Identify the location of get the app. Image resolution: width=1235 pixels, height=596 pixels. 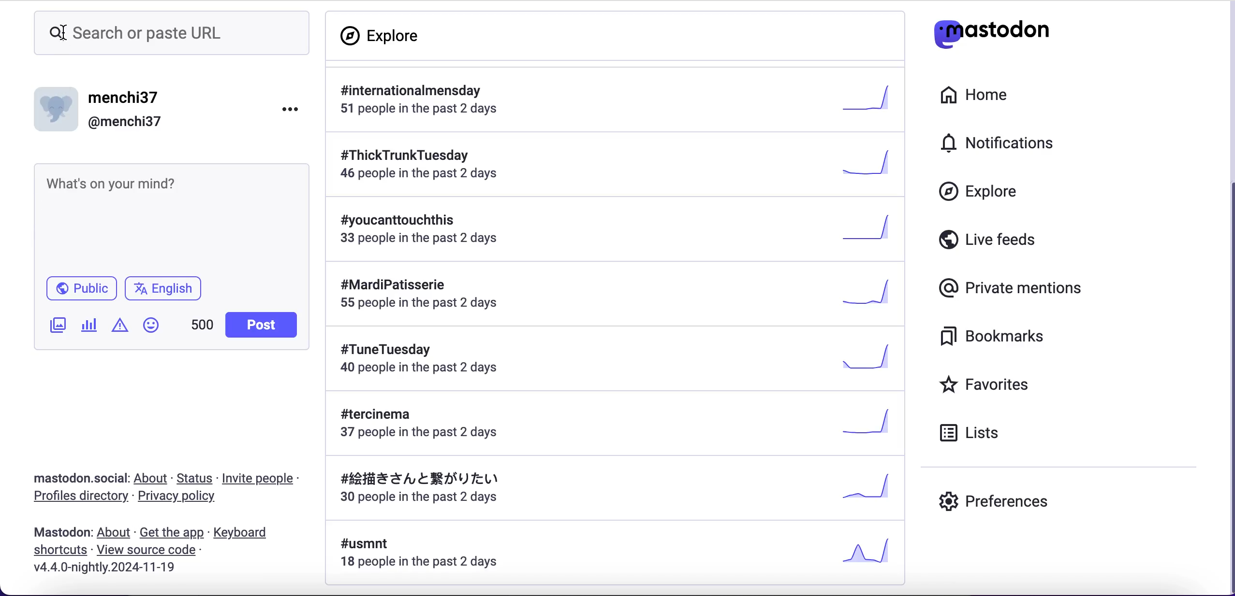
(171, 533).